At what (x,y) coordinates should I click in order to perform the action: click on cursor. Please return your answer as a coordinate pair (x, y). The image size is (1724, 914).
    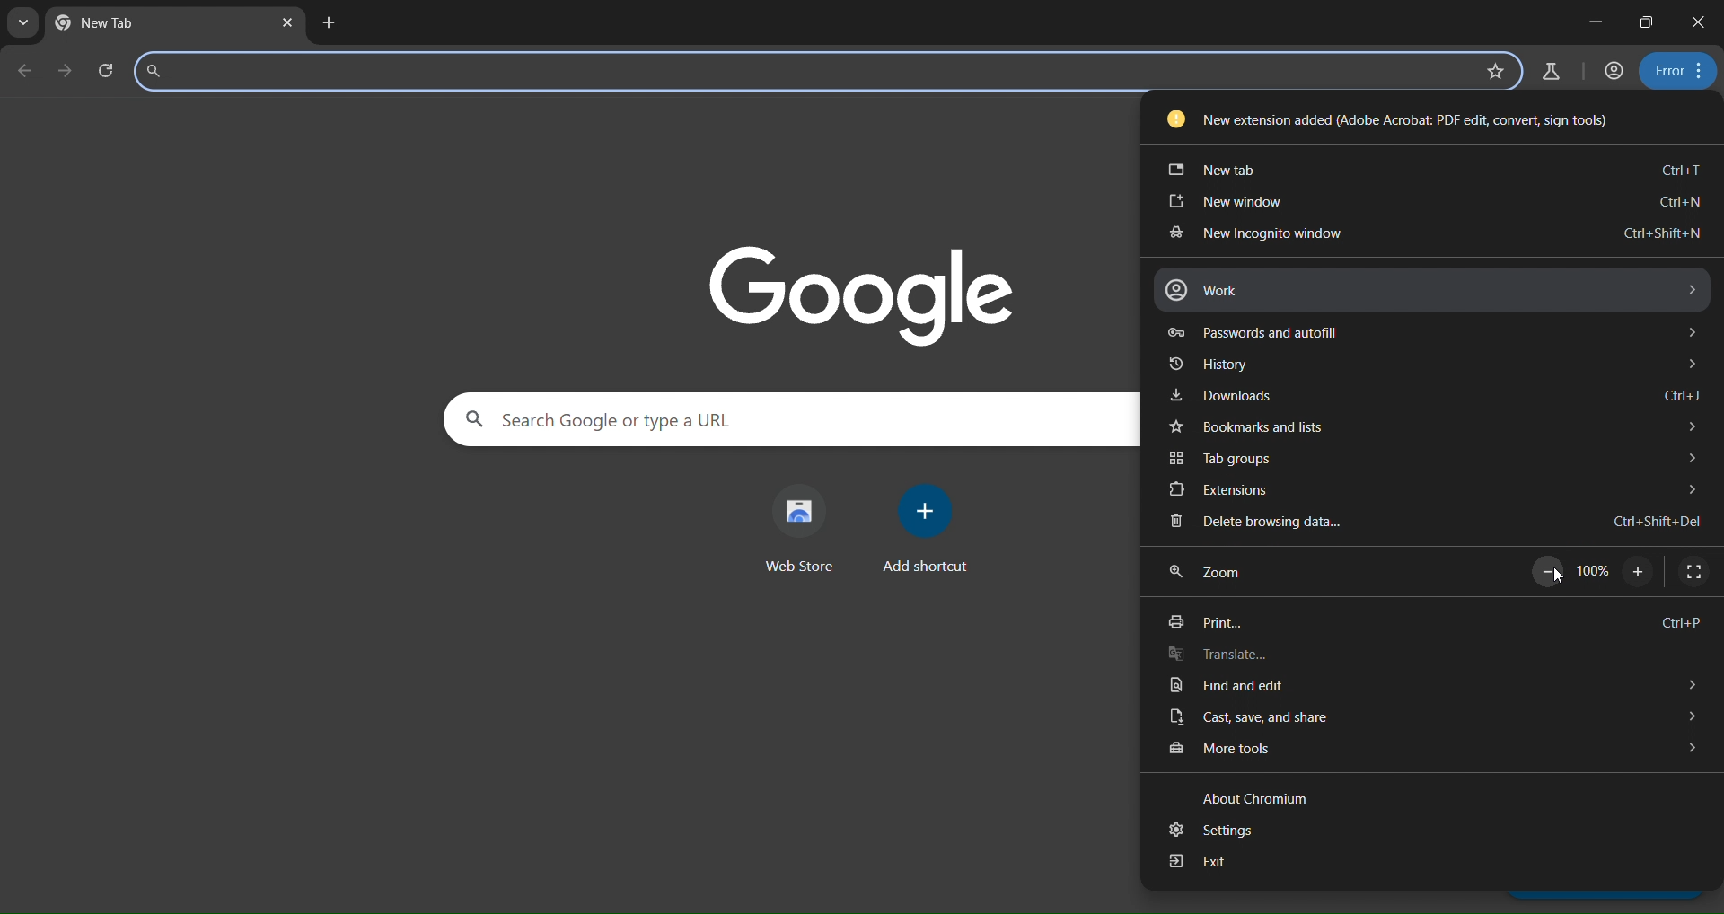
    Looking at the image, I should click on (1558, 582).